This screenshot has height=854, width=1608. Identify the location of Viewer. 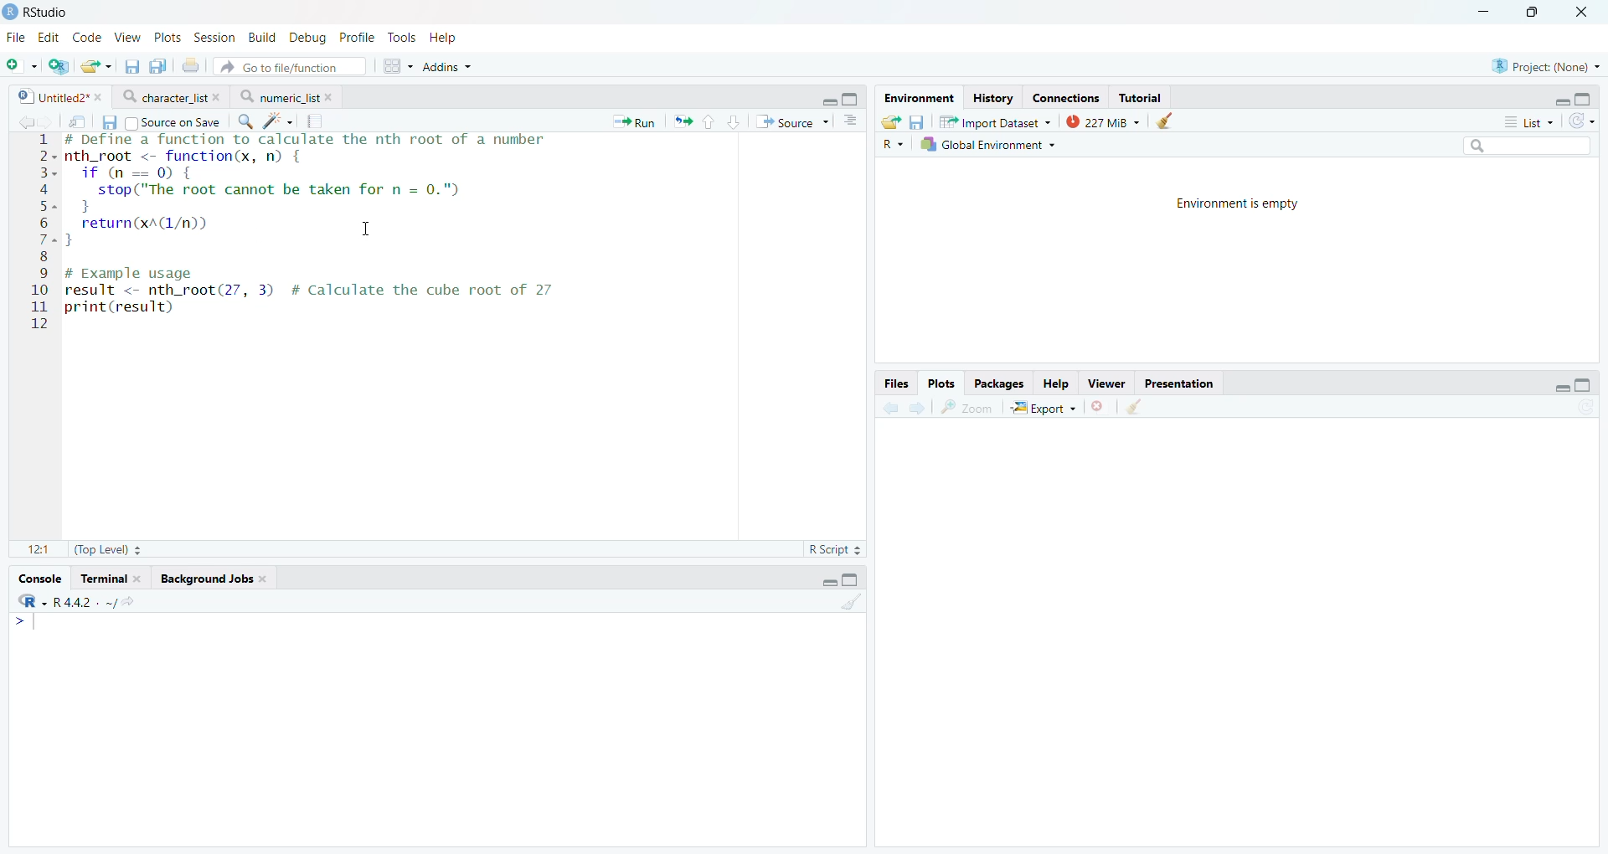
(1106, 383).